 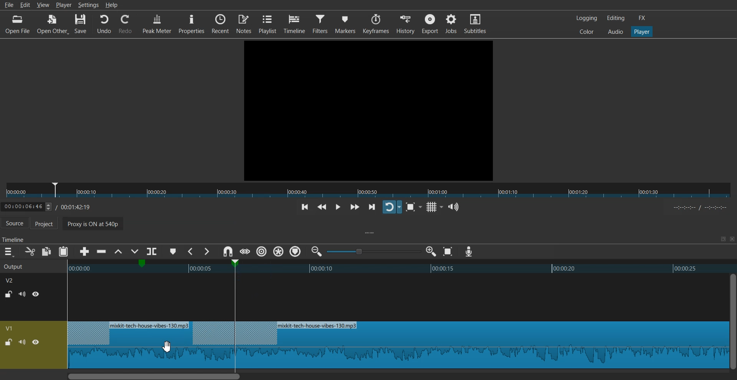 I want to click on Ripple all markers, so click(x=279, y=252).